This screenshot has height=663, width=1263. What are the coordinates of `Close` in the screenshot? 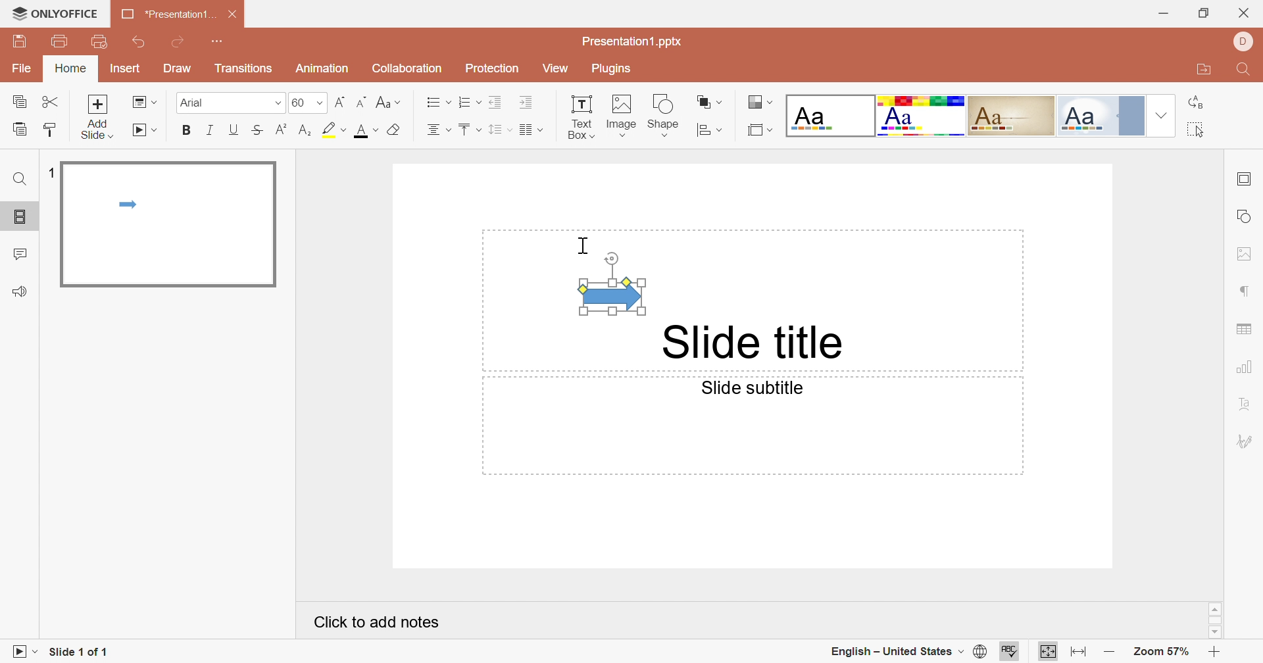 It's located at (235, 14).